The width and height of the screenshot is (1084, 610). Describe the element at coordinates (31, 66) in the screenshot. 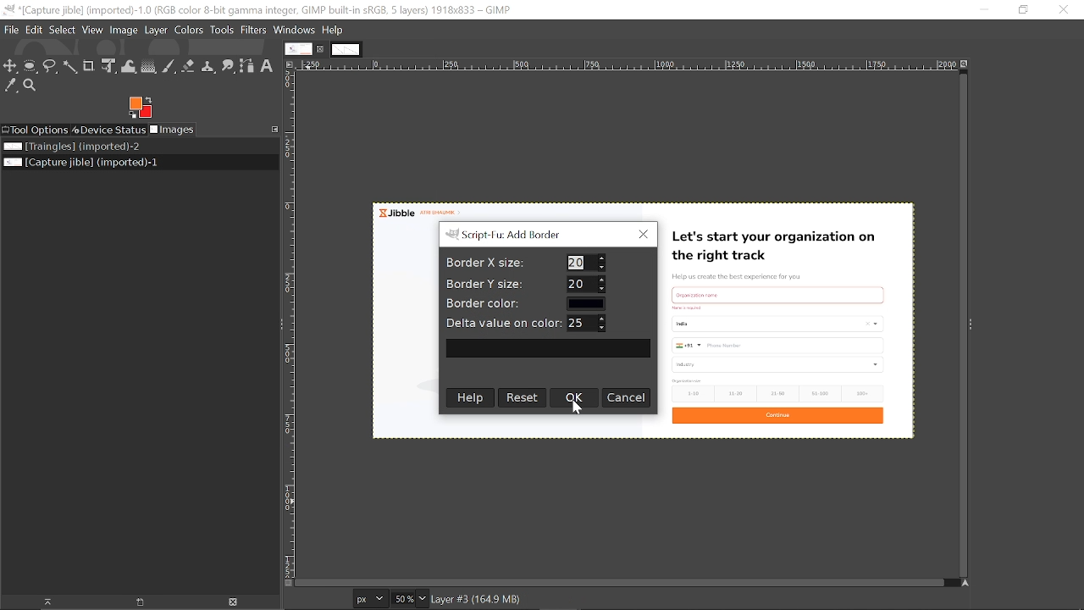

I see `Ellipse select tool` at that location.